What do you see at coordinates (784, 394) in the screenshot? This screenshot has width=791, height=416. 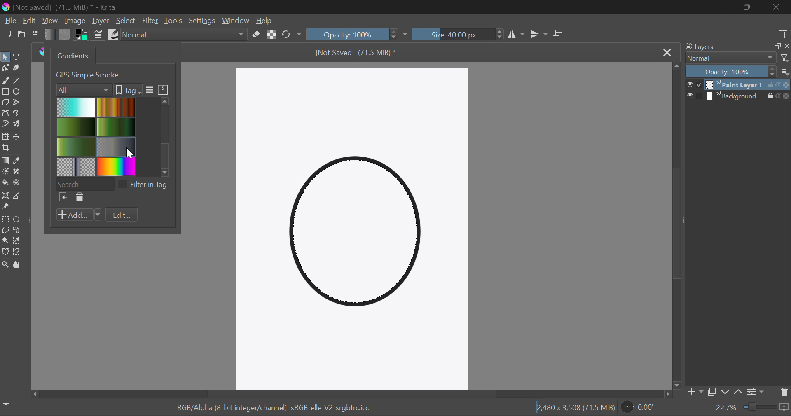 I see `Delete Layer` at bounding box center [784, 394].